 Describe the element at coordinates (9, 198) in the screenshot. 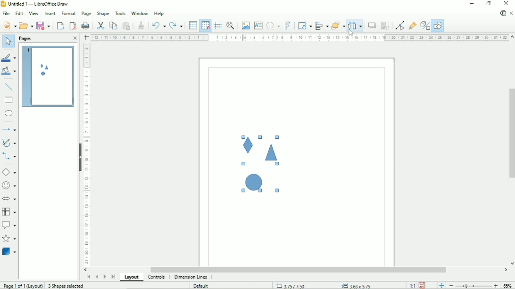

I see `Block arrows` at that location.